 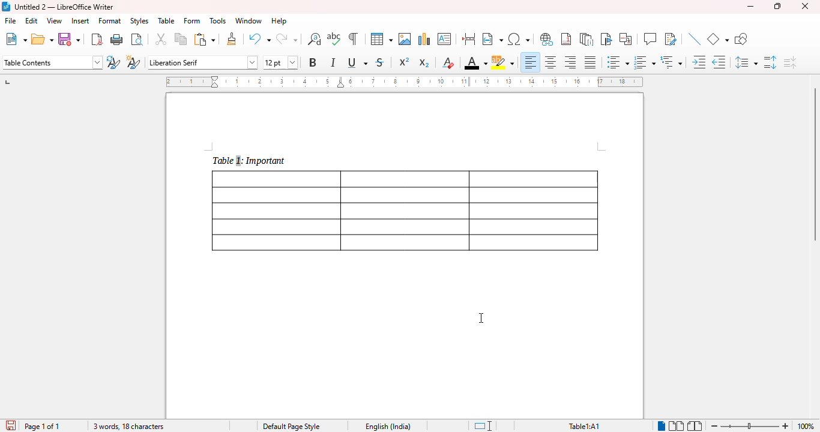 I want to click on show draw functions, so click(x=741, y=38).